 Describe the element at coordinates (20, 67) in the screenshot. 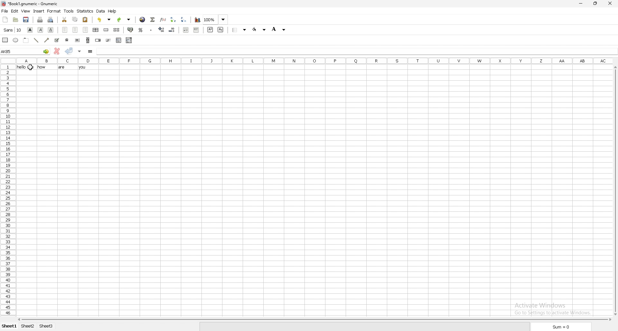

I see `hello` at that location.